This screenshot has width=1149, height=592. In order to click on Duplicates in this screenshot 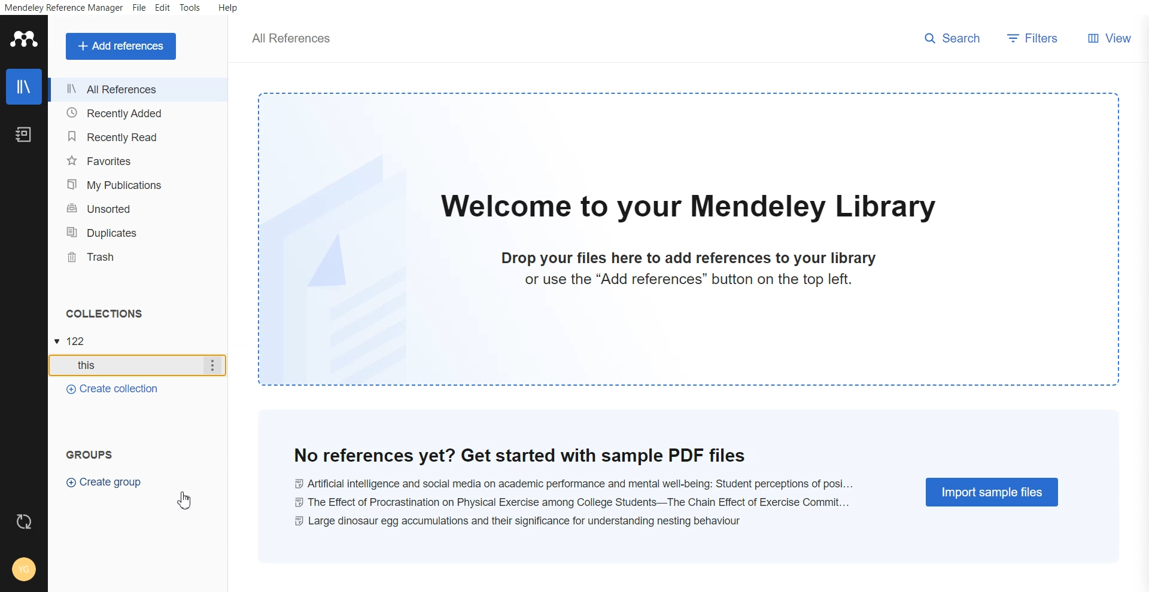, I will do `click(139, 232)`.